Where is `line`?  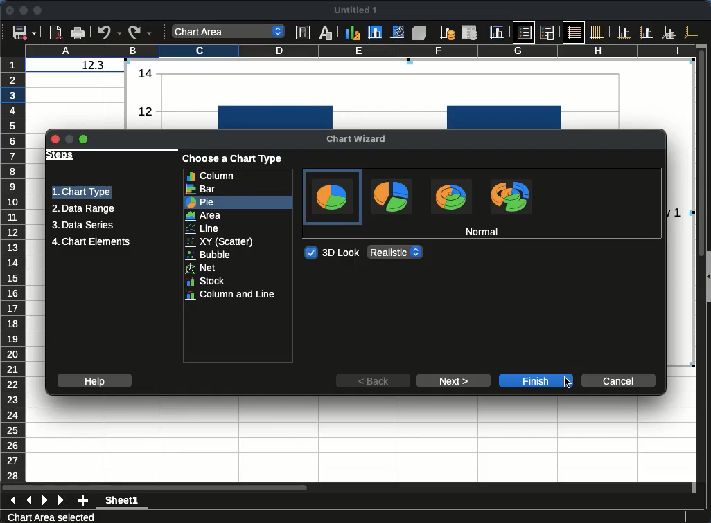 line is located at coordinates (238, 229).